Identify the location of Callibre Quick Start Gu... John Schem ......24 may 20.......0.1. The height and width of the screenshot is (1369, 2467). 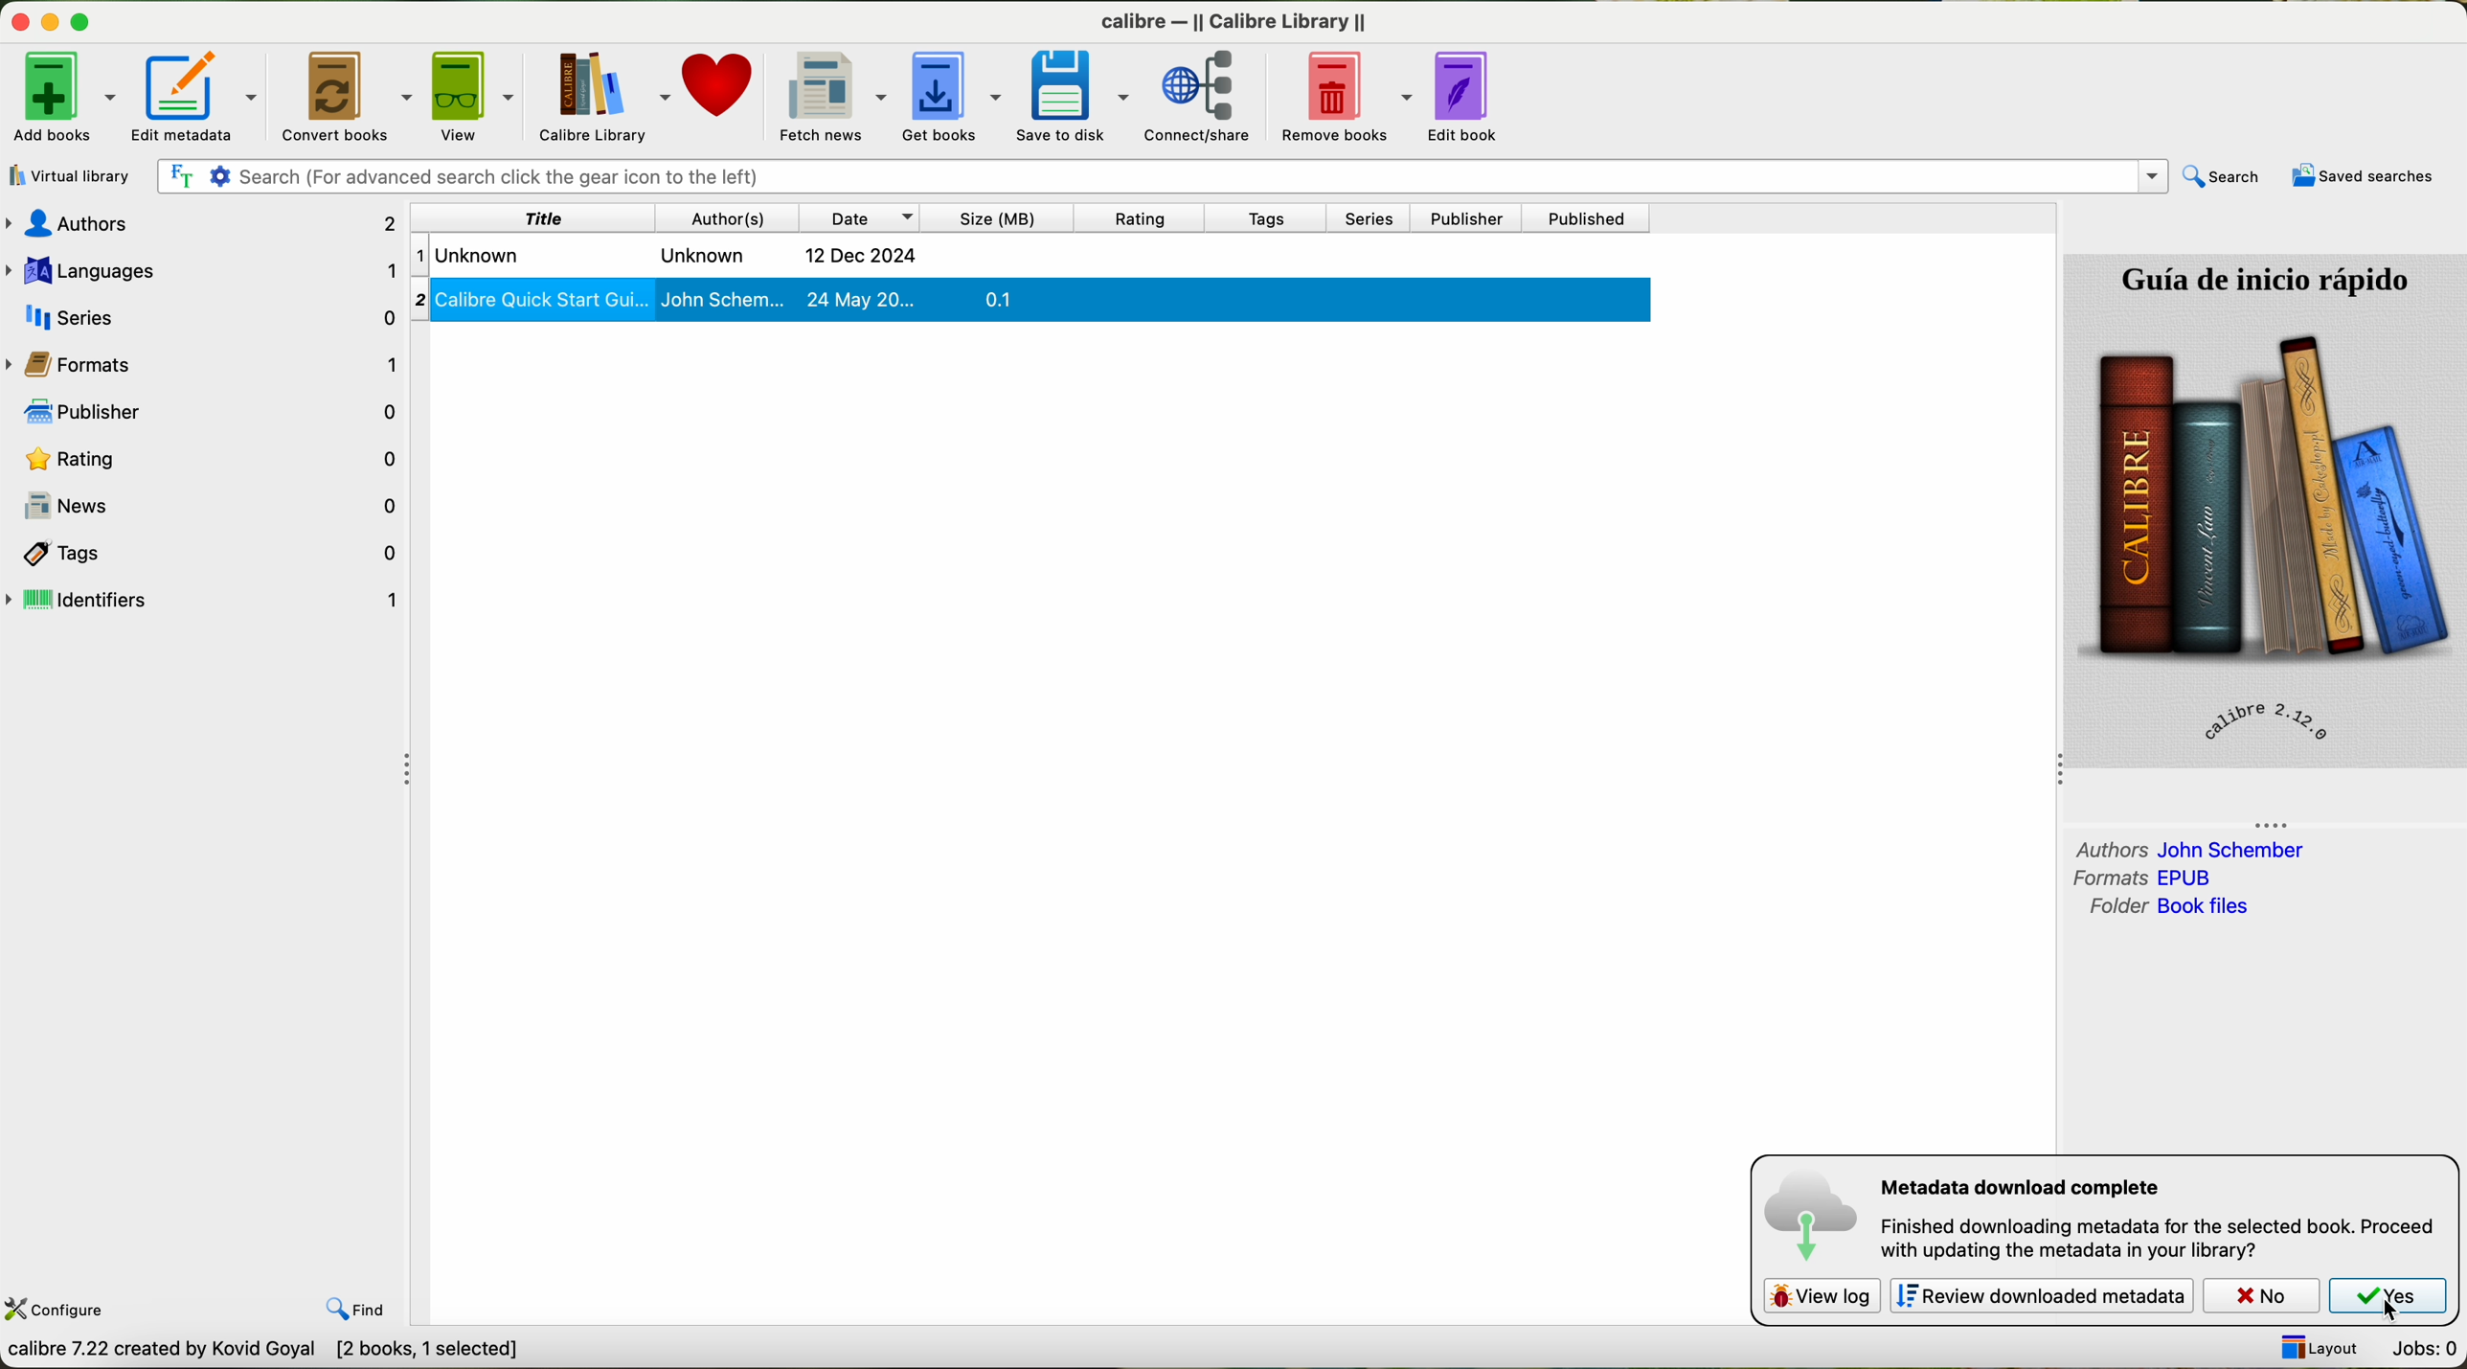
(1029, 304).